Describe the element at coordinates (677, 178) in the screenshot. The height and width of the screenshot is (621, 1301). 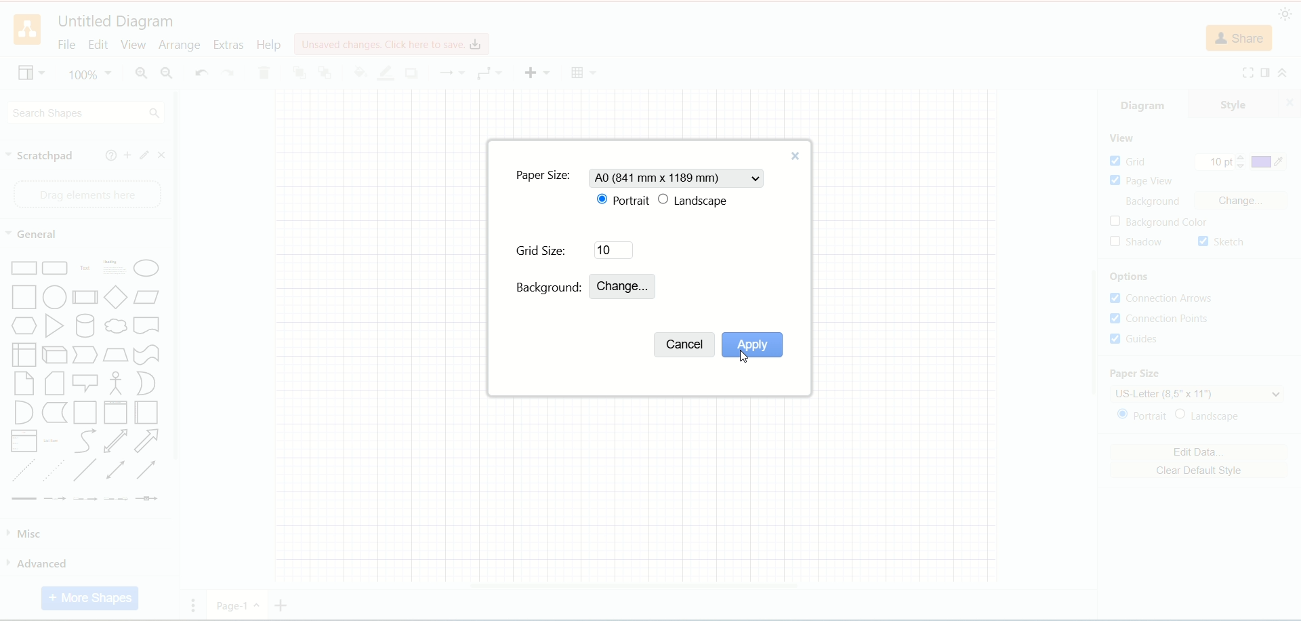
I see `A0 size` at that location.